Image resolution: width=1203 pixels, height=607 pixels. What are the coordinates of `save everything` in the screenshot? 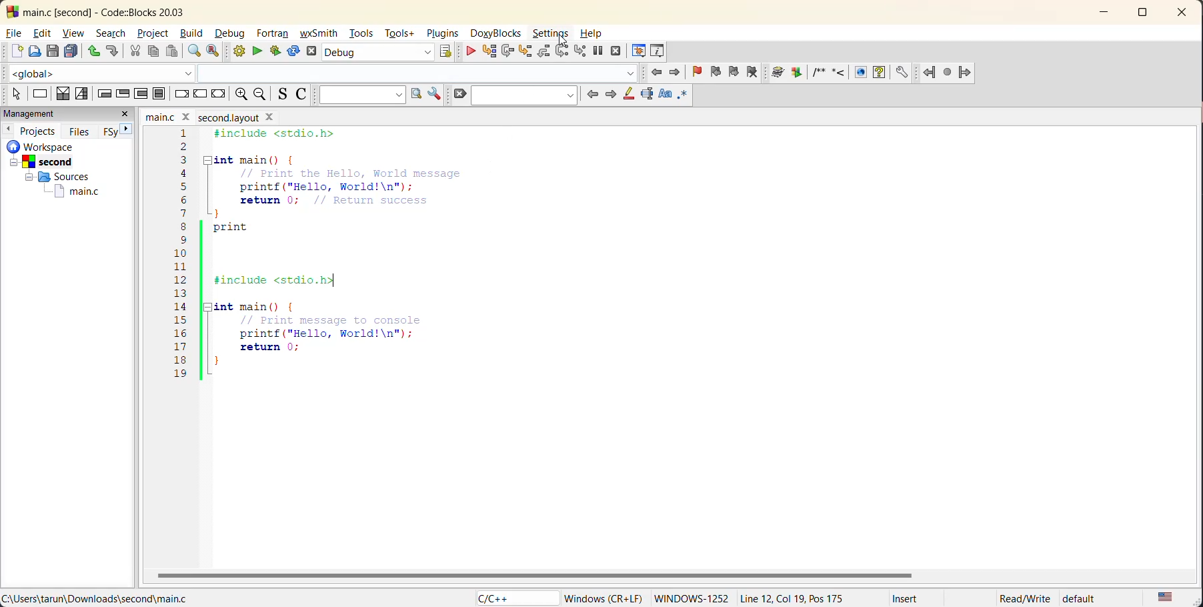 It's located at (71, 51).